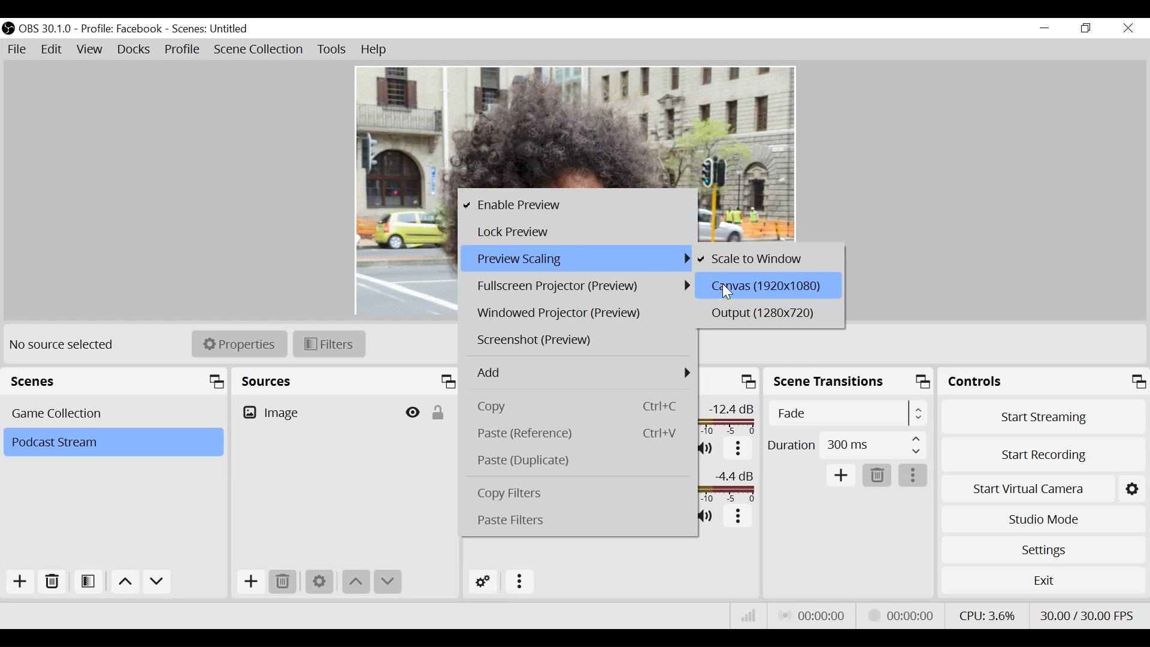 The image size is (1150, 647). I want to click on Scenes, so click(114, 413).